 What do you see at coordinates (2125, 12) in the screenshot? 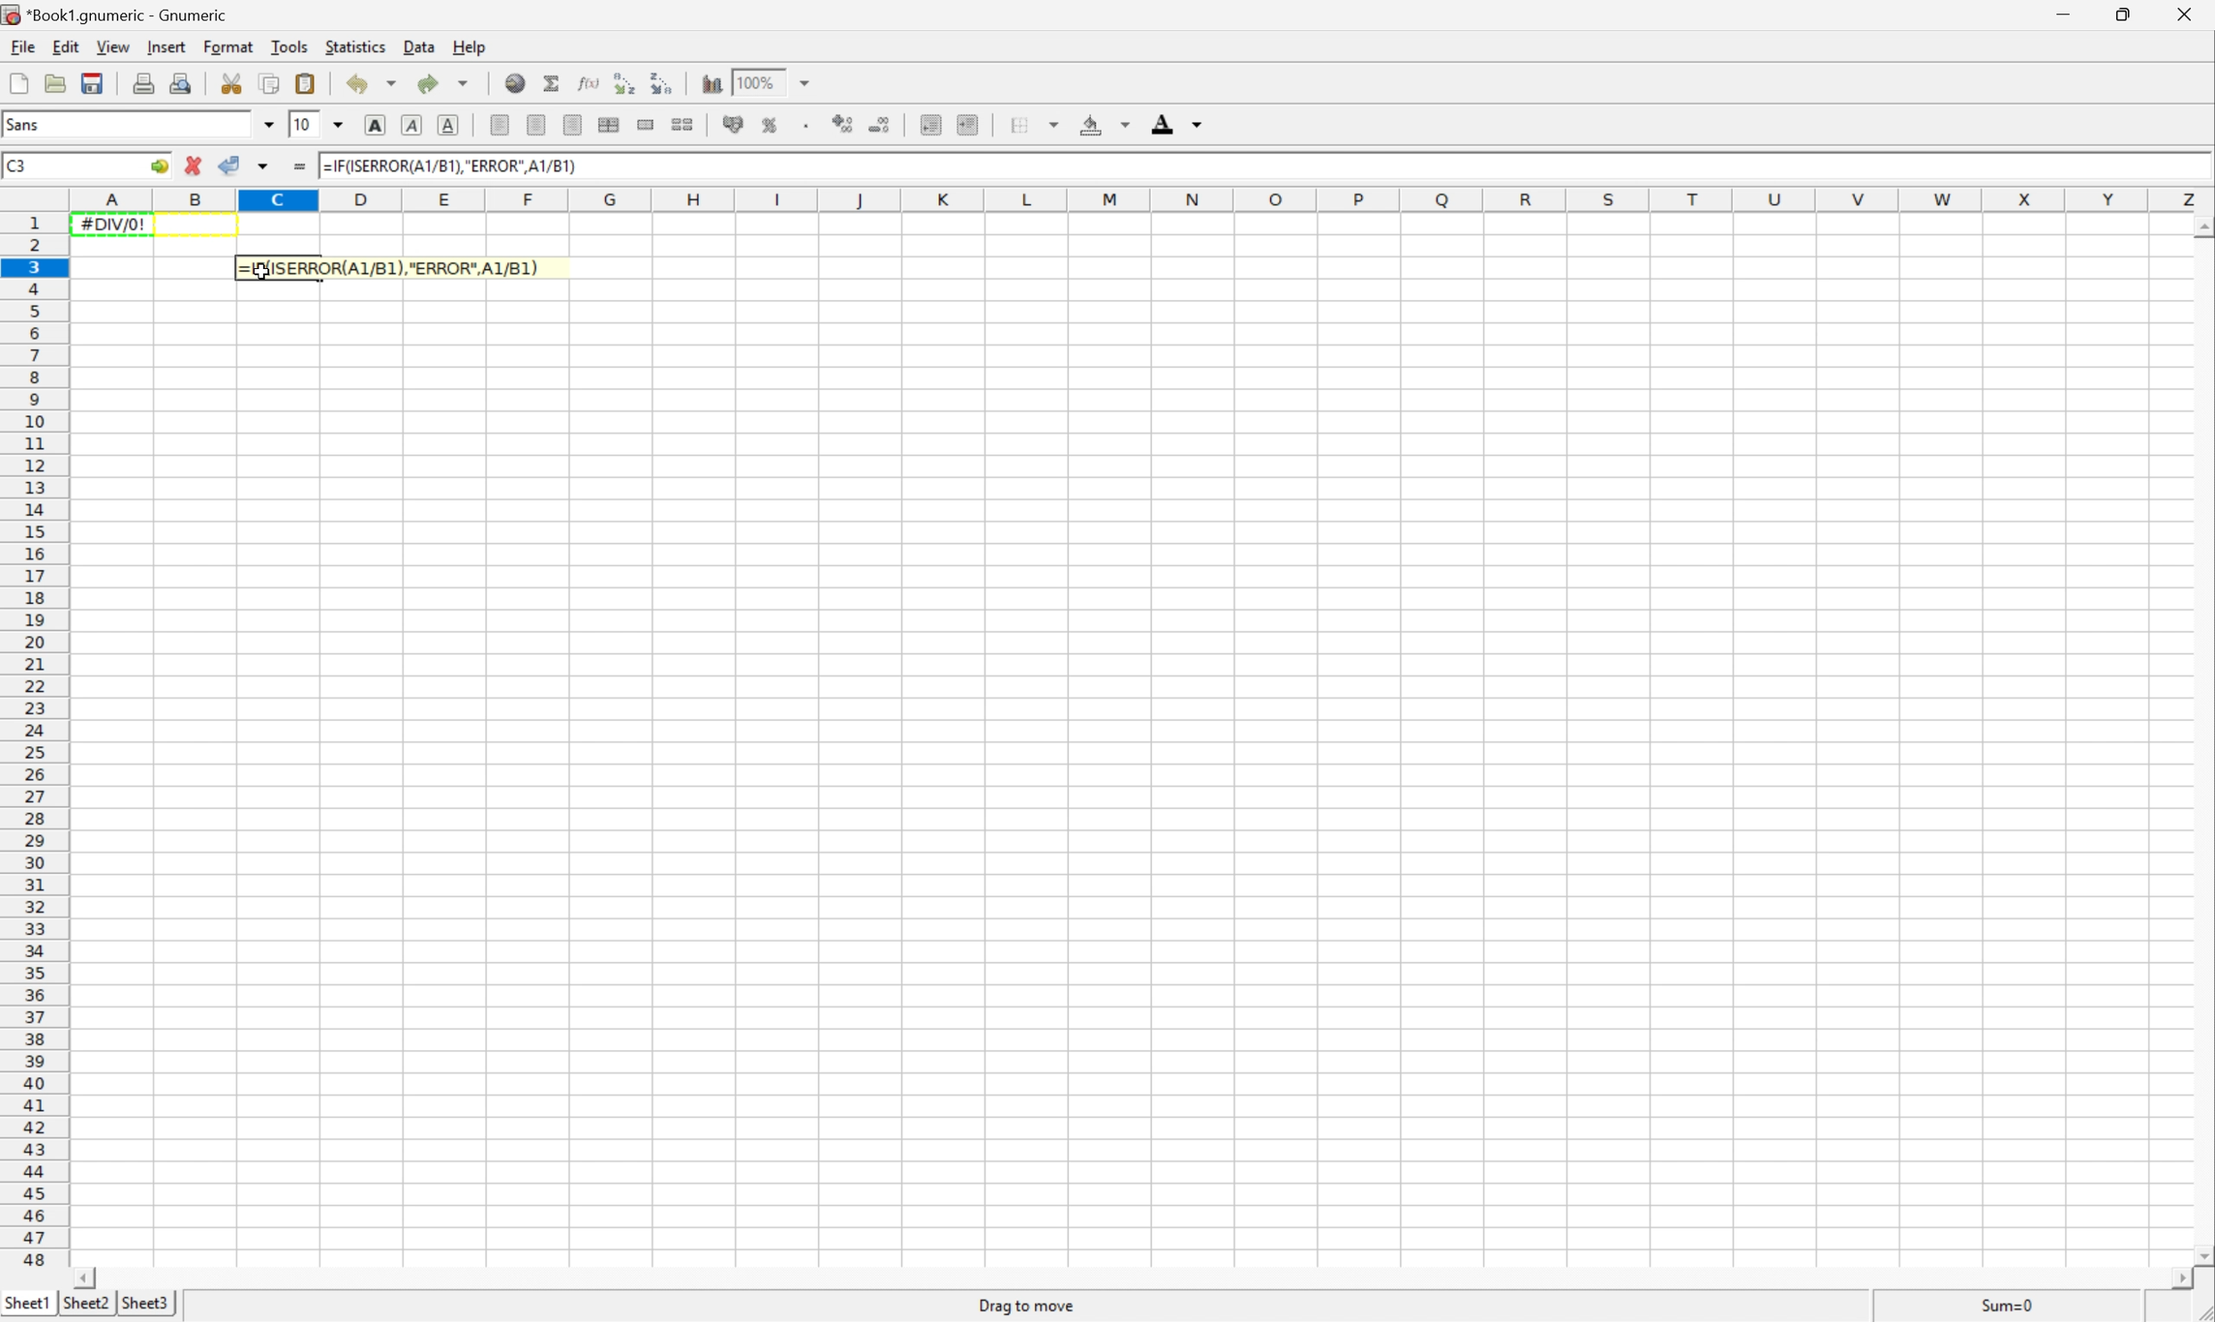
I see `Restore down` at bounding box center [2125, 12].